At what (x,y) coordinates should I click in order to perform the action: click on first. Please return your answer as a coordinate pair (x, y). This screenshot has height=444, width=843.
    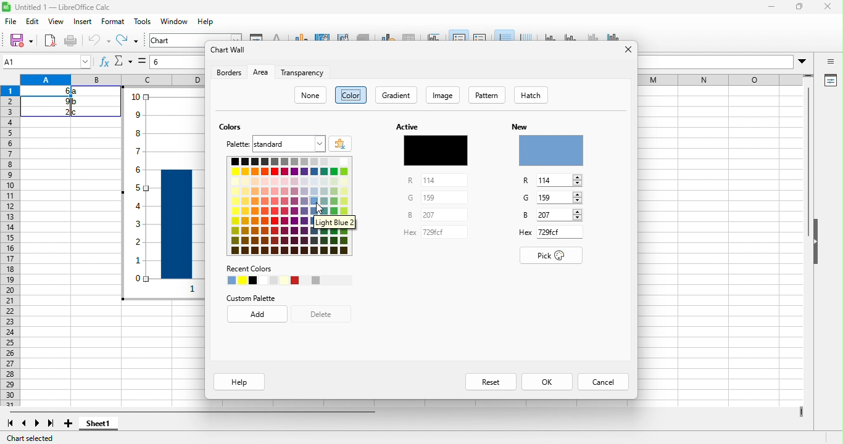
    Looking at the image, I should click on (13, 424).